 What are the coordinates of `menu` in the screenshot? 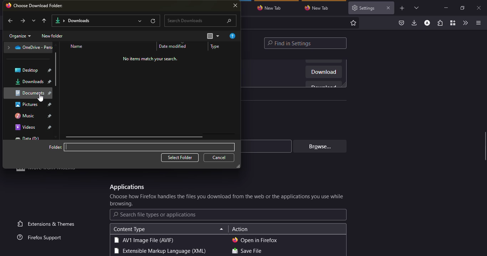 It's located at (477, 23).